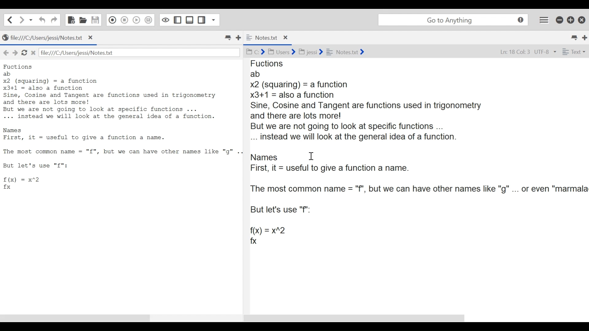  Describe the element at coordinates (136, 20) in the screenshot. I see `Play last Macro` at that location.